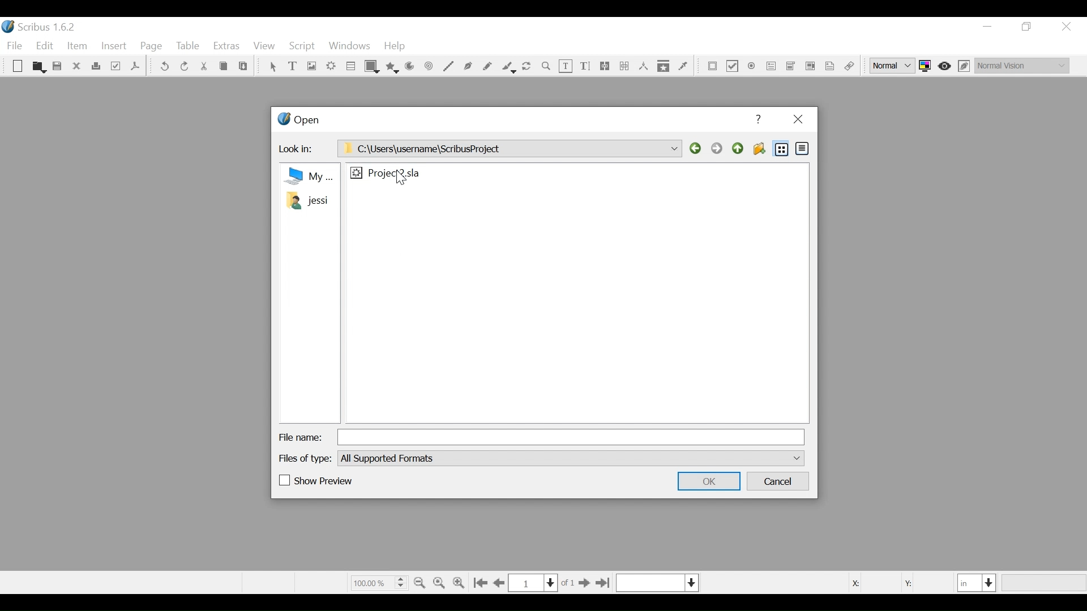  I want to click on Zoom to 100, so click(440, 581).